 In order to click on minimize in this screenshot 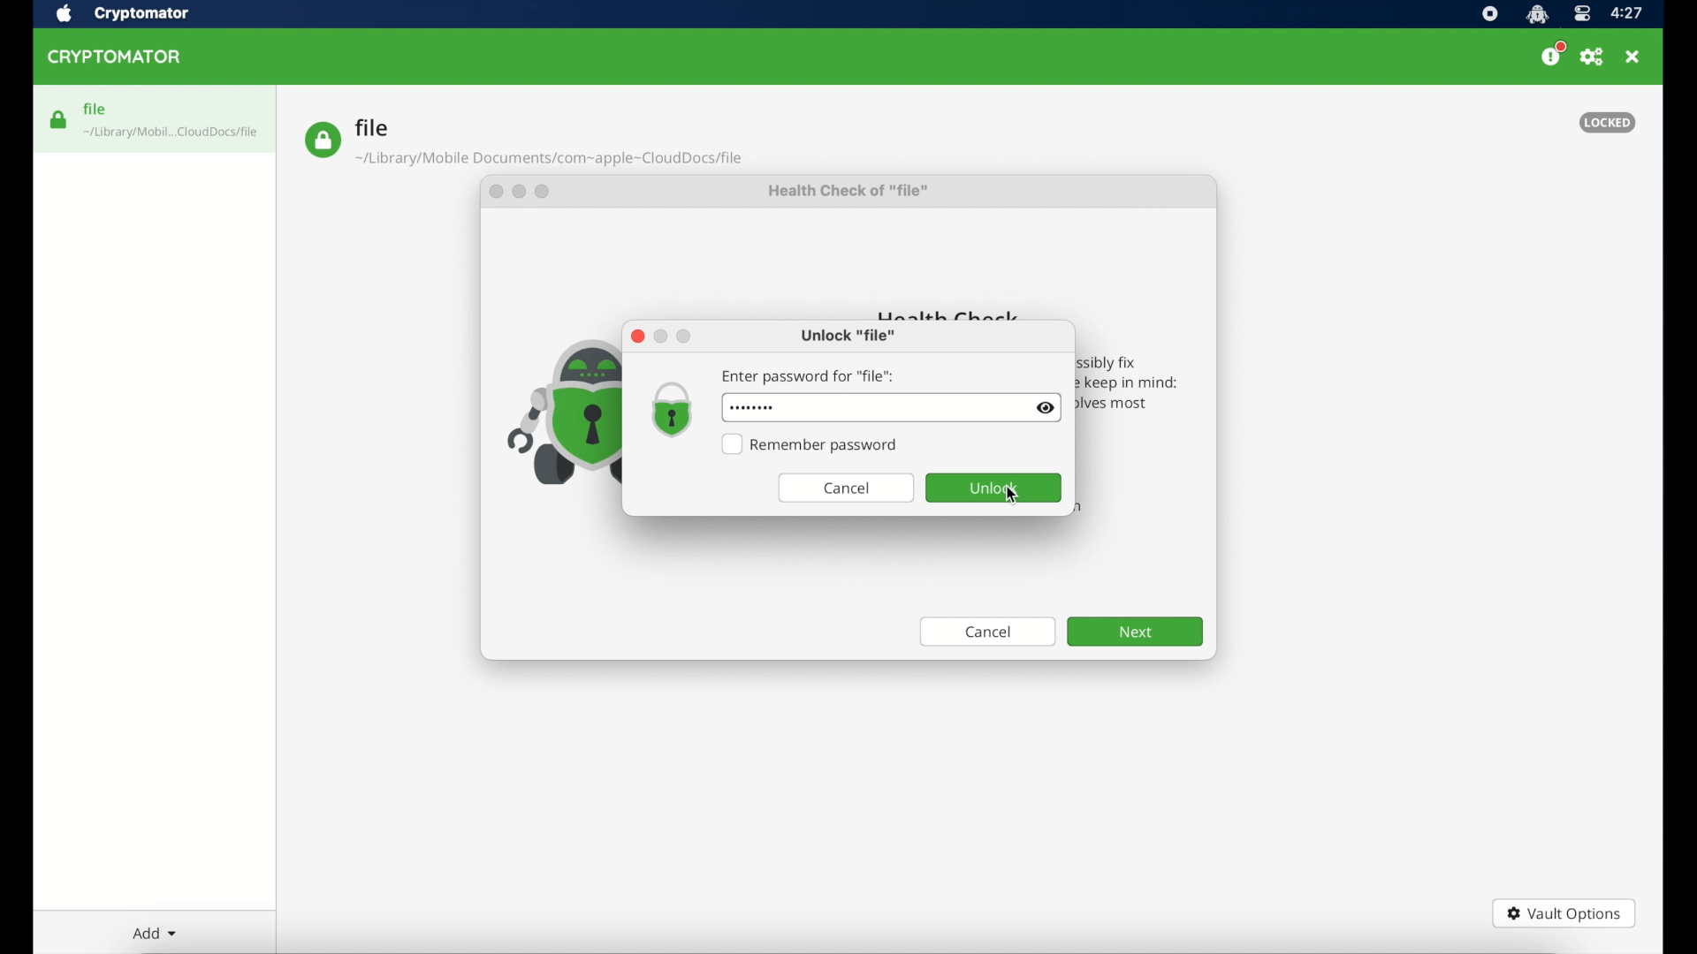, I will do `click(521, 193)`.